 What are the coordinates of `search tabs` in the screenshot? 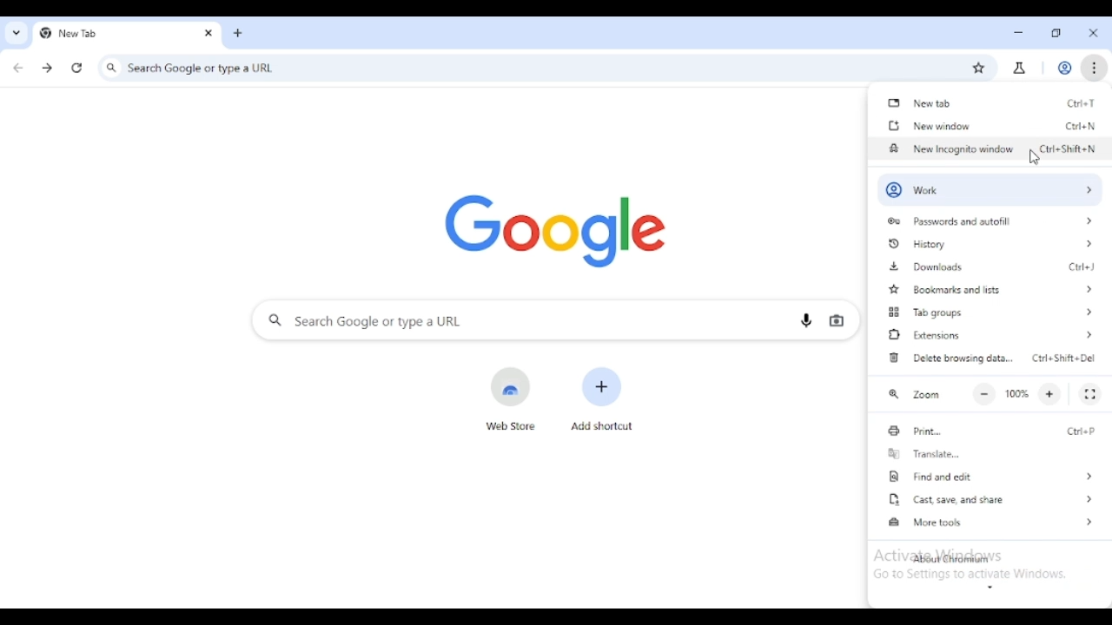 It's located at (16, 33).